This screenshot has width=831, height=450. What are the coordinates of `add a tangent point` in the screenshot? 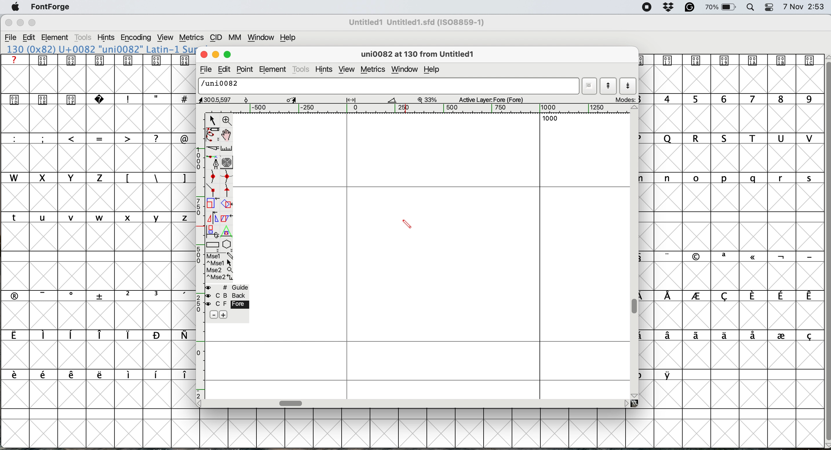 It's located at (228, 191).